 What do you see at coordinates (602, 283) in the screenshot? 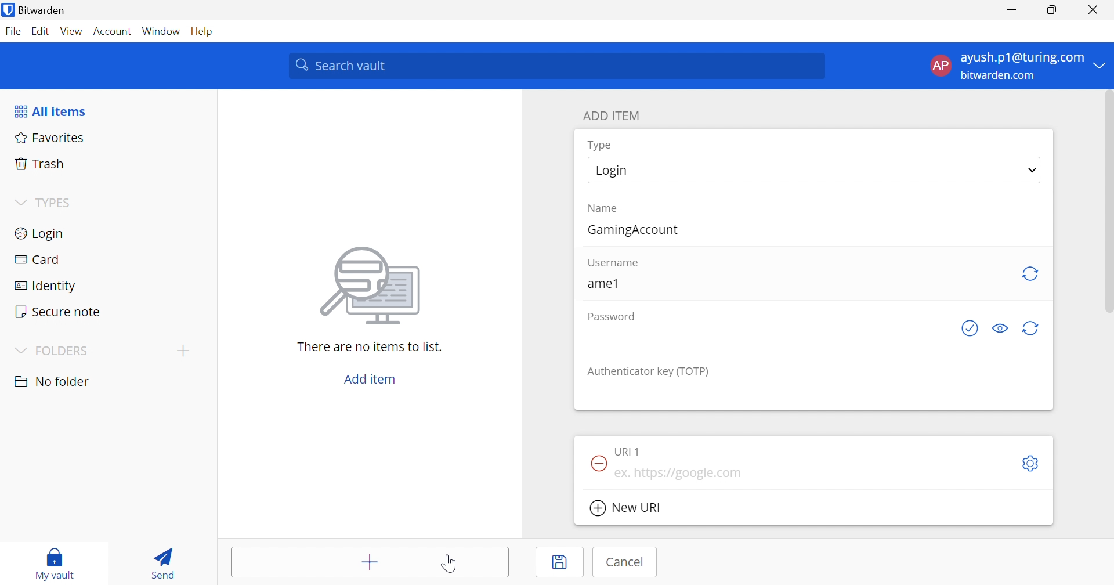
I see `ame1` at bounding box center [602, 283].